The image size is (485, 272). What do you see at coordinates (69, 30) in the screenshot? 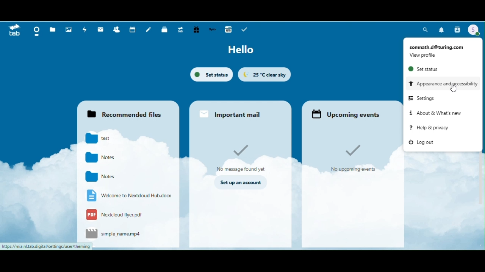
I see `Photos` at bounding box center [69, 30].